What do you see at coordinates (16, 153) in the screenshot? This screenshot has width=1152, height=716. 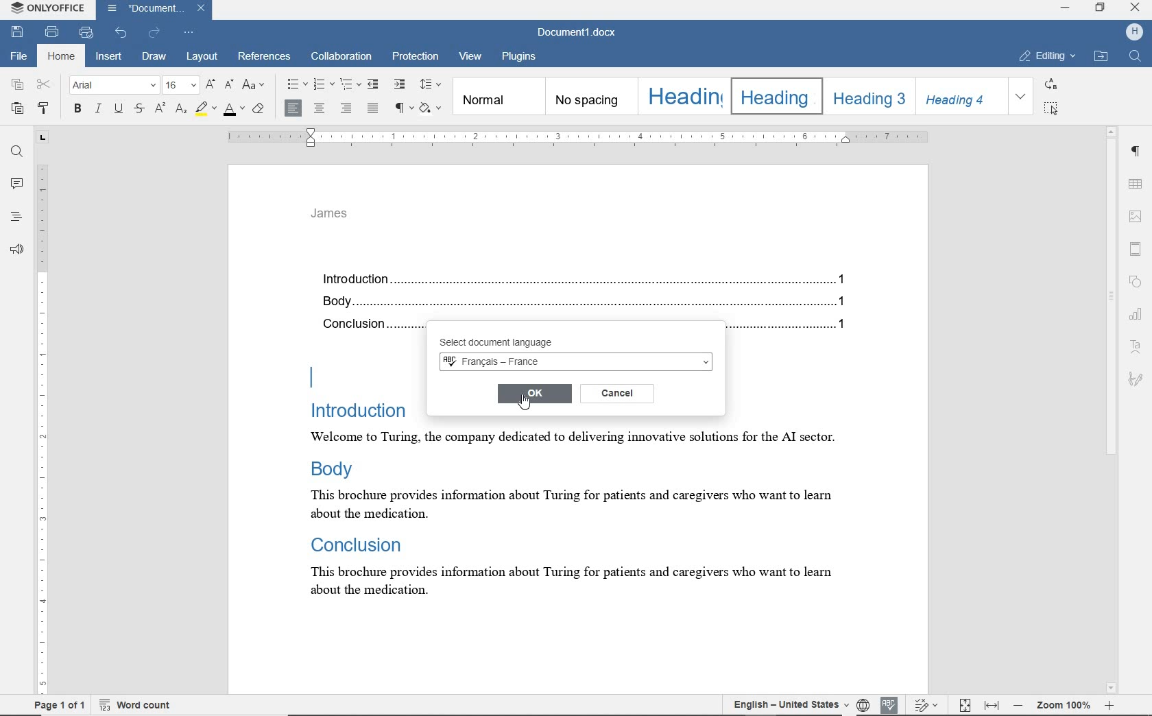 I see `find` at bounding box center [16, 153].